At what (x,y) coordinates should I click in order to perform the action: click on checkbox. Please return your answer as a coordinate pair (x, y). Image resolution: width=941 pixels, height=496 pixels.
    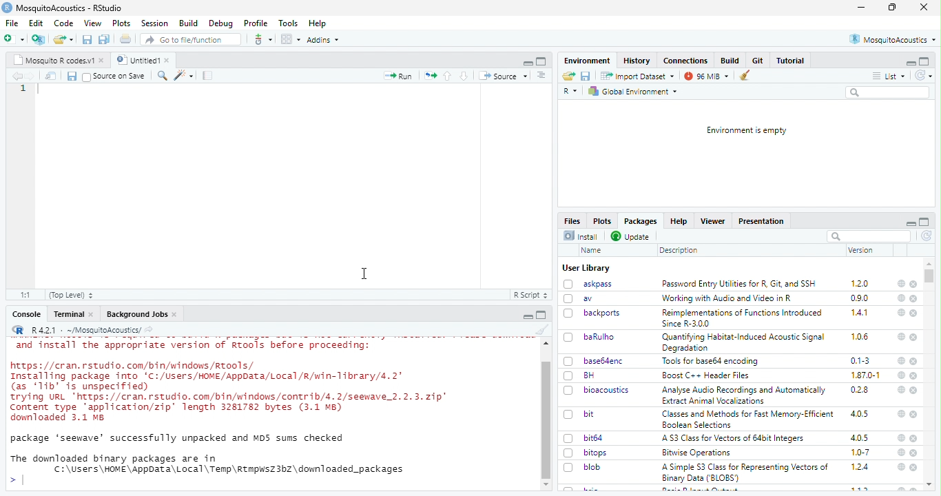
    Looking at the image, I should click on (569, 376).